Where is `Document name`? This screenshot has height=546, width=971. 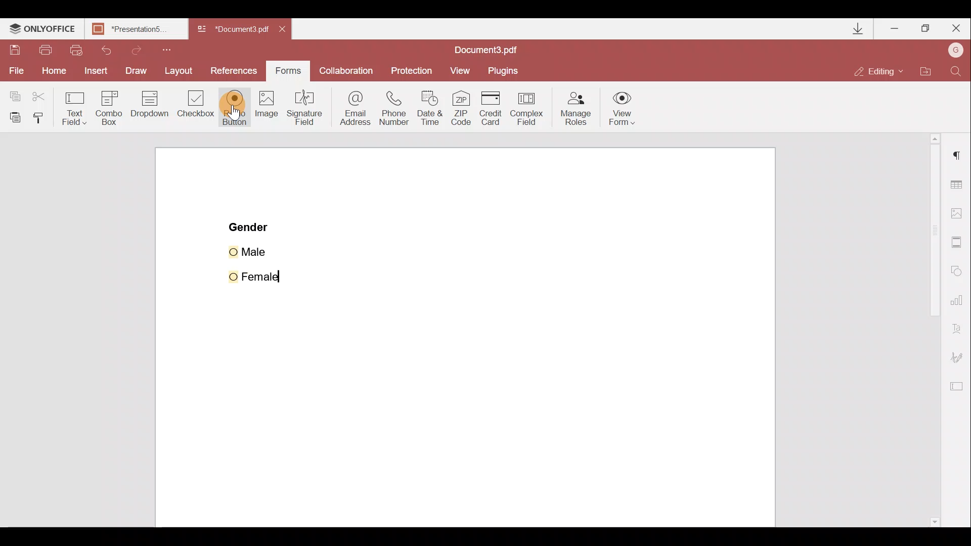 Document name is located at coordinates (489, 49).